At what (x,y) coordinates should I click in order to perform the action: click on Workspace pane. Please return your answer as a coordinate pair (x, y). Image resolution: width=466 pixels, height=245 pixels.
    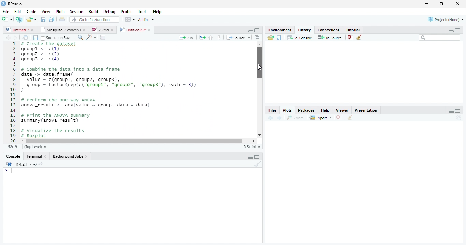
    Looking at the image, I should click on (129, 19).